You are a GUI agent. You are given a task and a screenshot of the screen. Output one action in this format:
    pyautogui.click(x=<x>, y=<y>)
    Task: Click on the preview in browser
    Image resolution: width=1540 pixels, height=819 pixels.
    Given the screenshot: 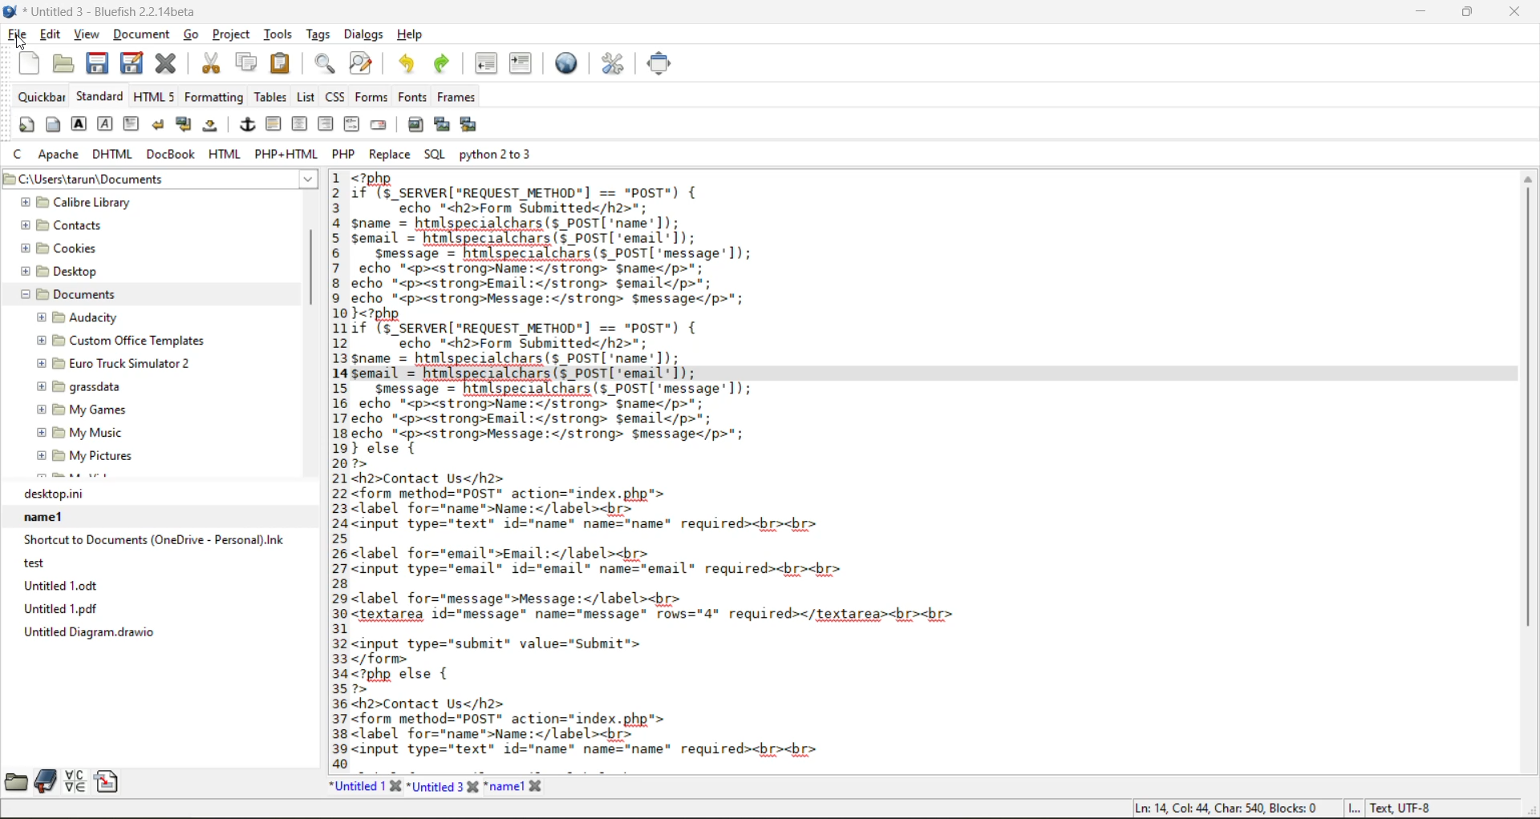 What is the action you would take?
    pyautogui.click(x=570, y=62)
    